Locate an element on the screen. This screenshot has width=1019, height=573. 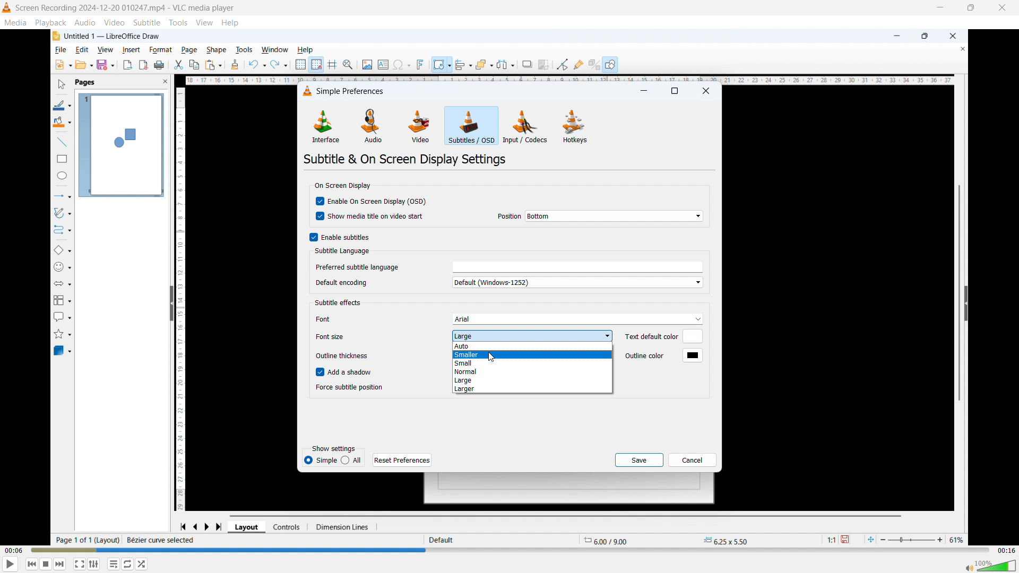
On screen display position  is located at coordinates (612, 216).